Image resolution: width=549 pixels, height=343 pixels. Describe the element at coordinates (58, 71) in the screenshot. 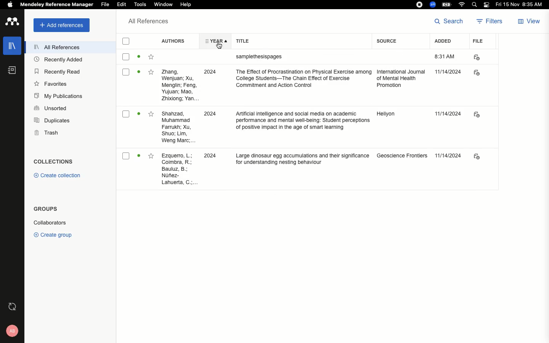

I see `Recently read` at that location.